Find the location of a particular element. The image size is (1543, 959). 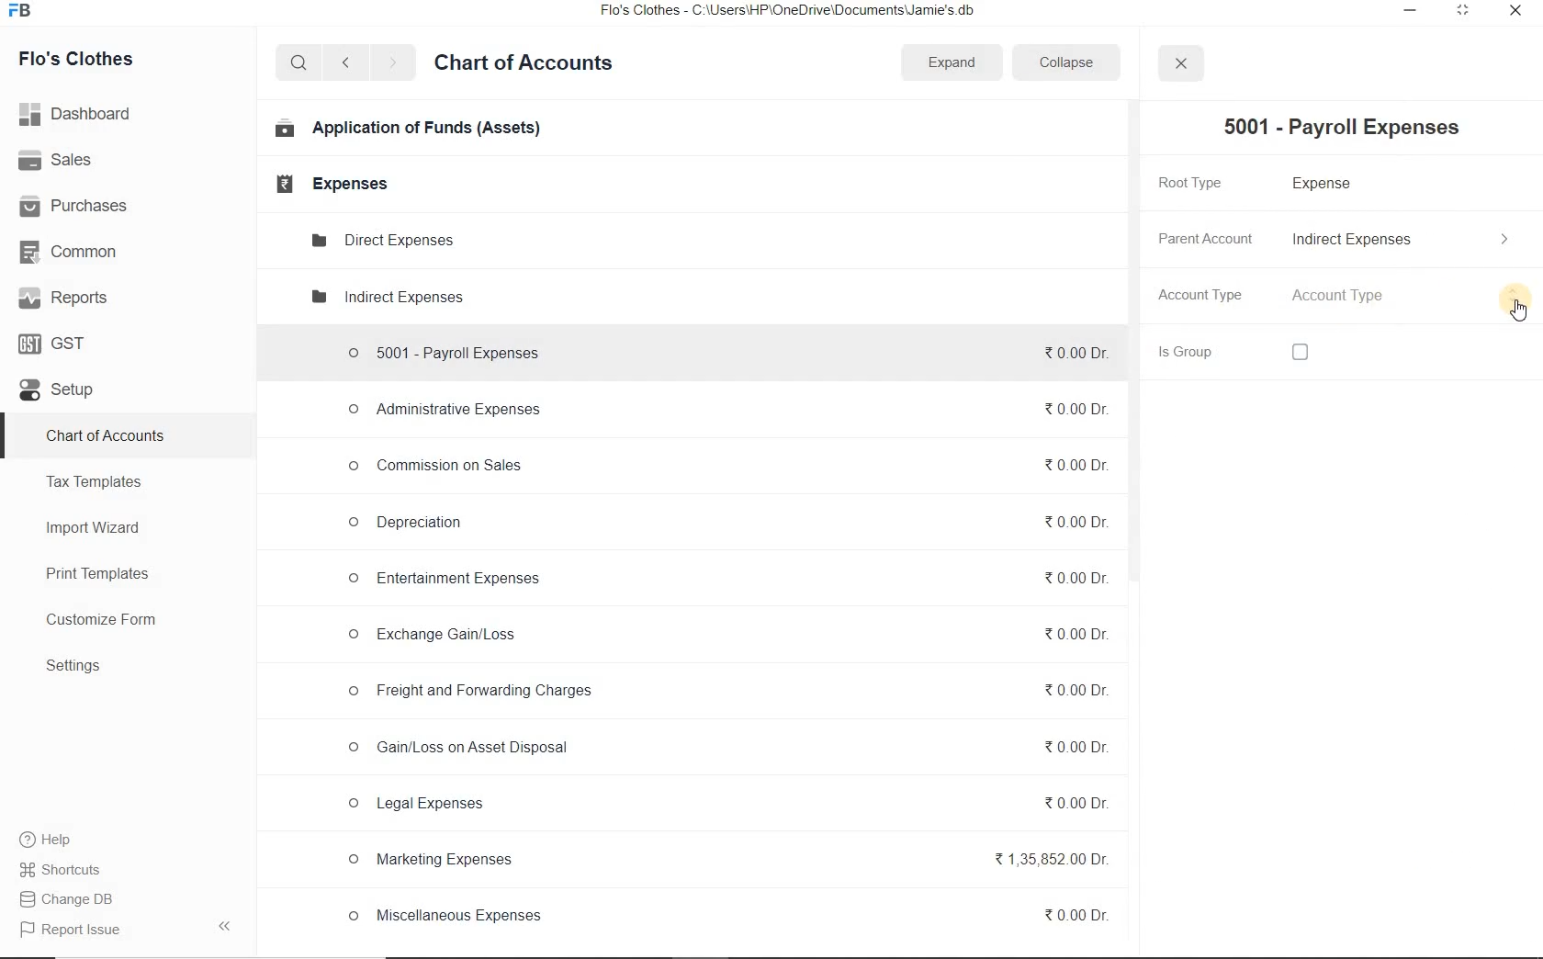

5001 - Payroll Expenses is located at coordinates (1335, 128).